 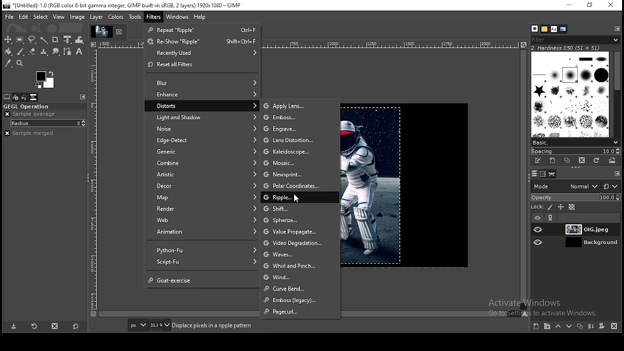 I want to click on move tool, so click(x=9, y=40).